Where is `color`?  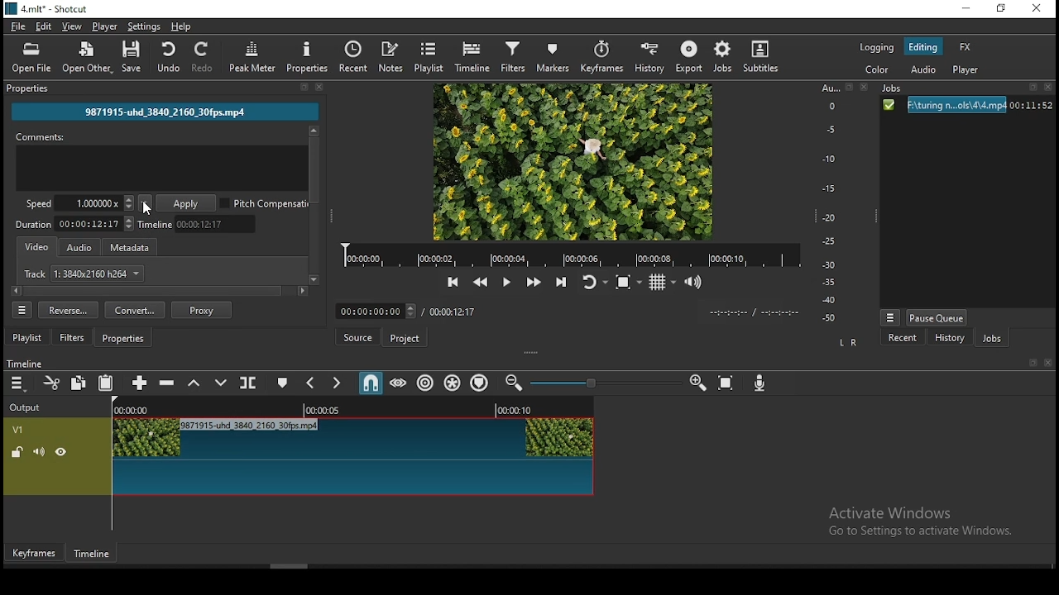
color is located at coordinates (879, 70).